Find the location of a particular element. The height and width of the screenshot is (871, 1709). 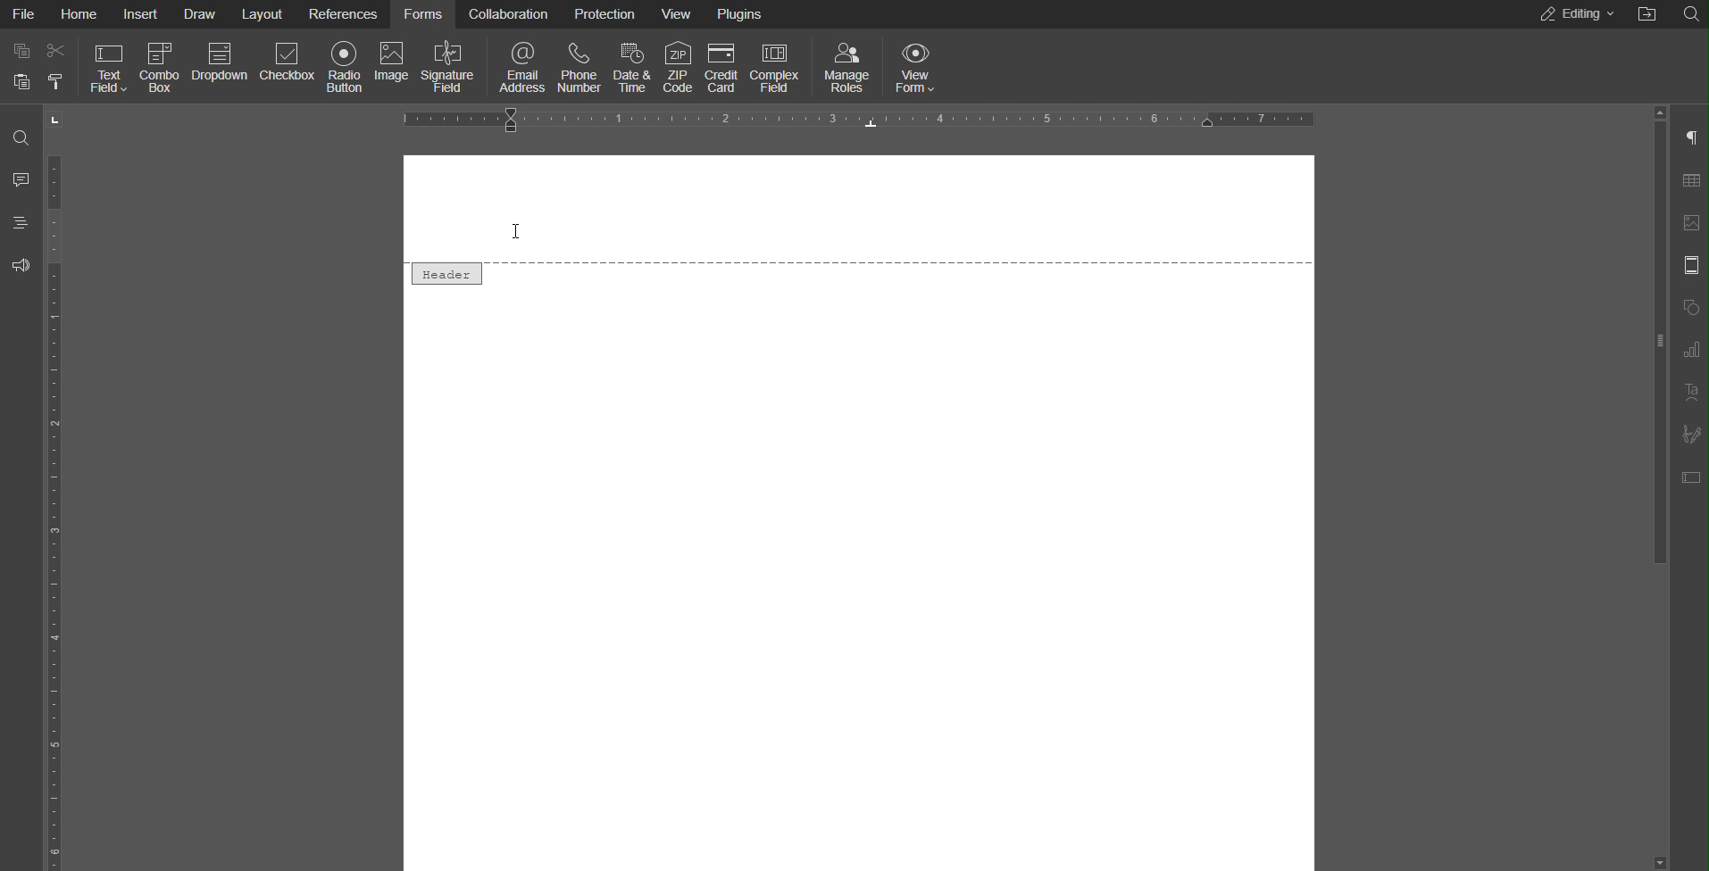

References is located at coordinates (346, 15).